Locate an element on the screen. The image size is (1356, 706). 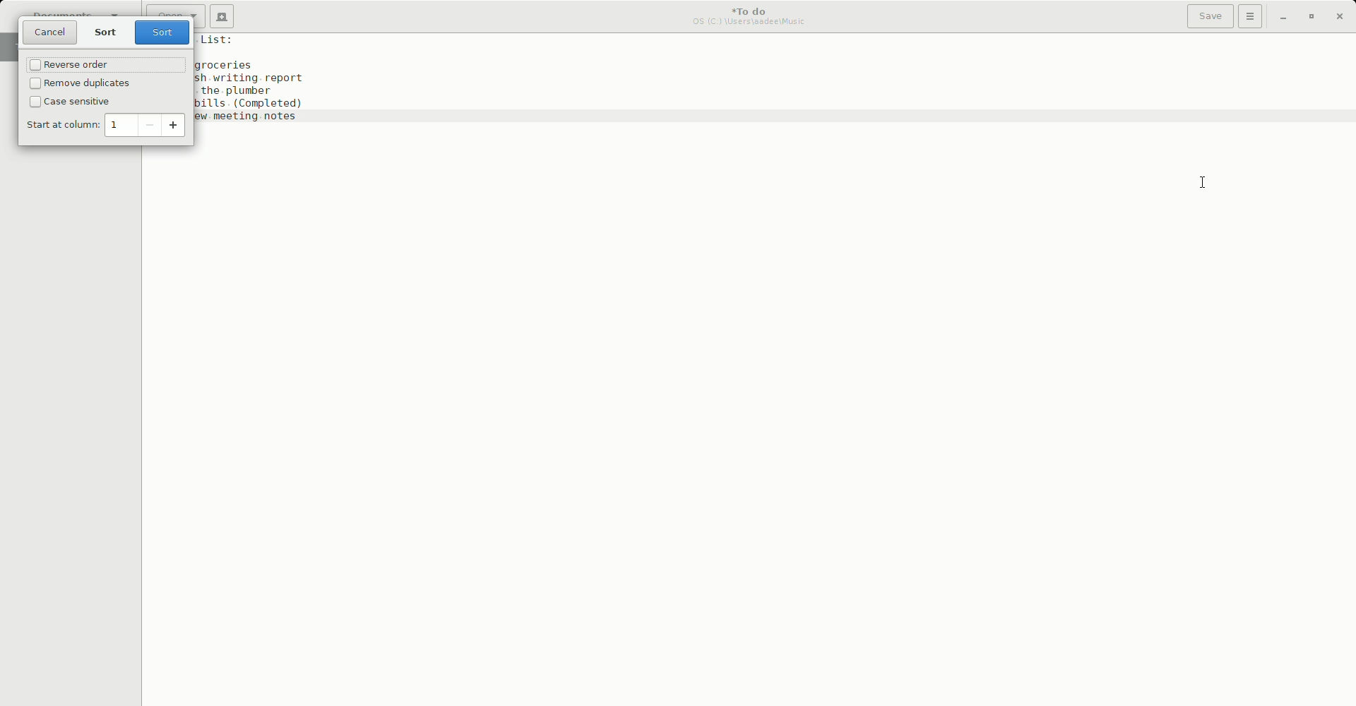
Cancel is located at coordinates (52, 34).